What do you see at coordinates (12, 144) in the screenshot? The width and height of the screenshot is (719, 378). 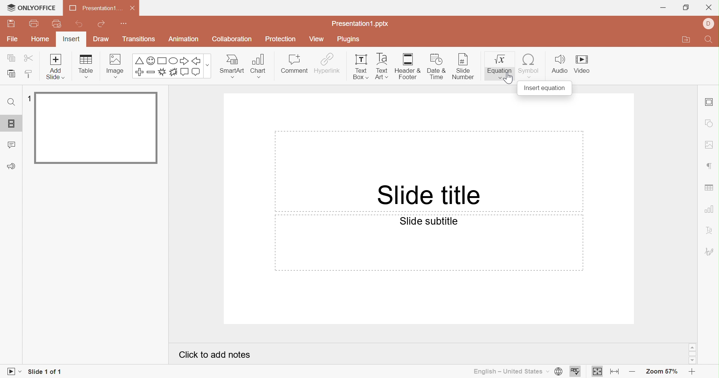 I see `Comments` at bounding box center [12, 144].